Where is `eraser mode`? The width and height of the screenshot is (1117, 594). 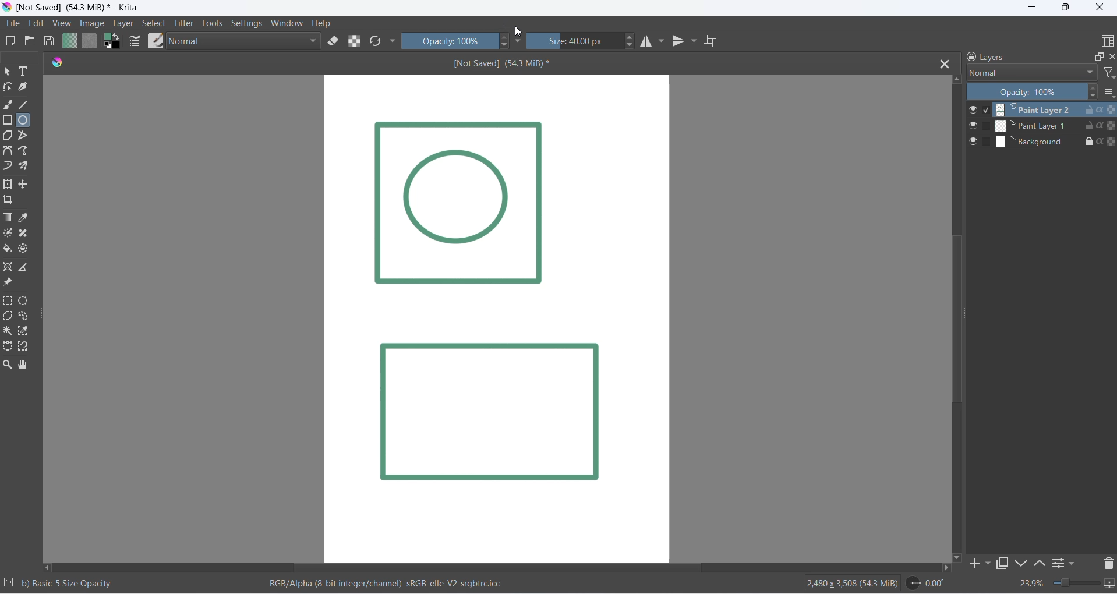 eraser mode is located at coordinates (334, 42).